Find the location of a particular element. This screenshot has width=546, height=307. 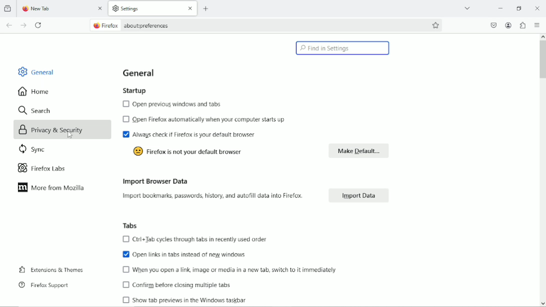

general is located at coordinates (37, 71).